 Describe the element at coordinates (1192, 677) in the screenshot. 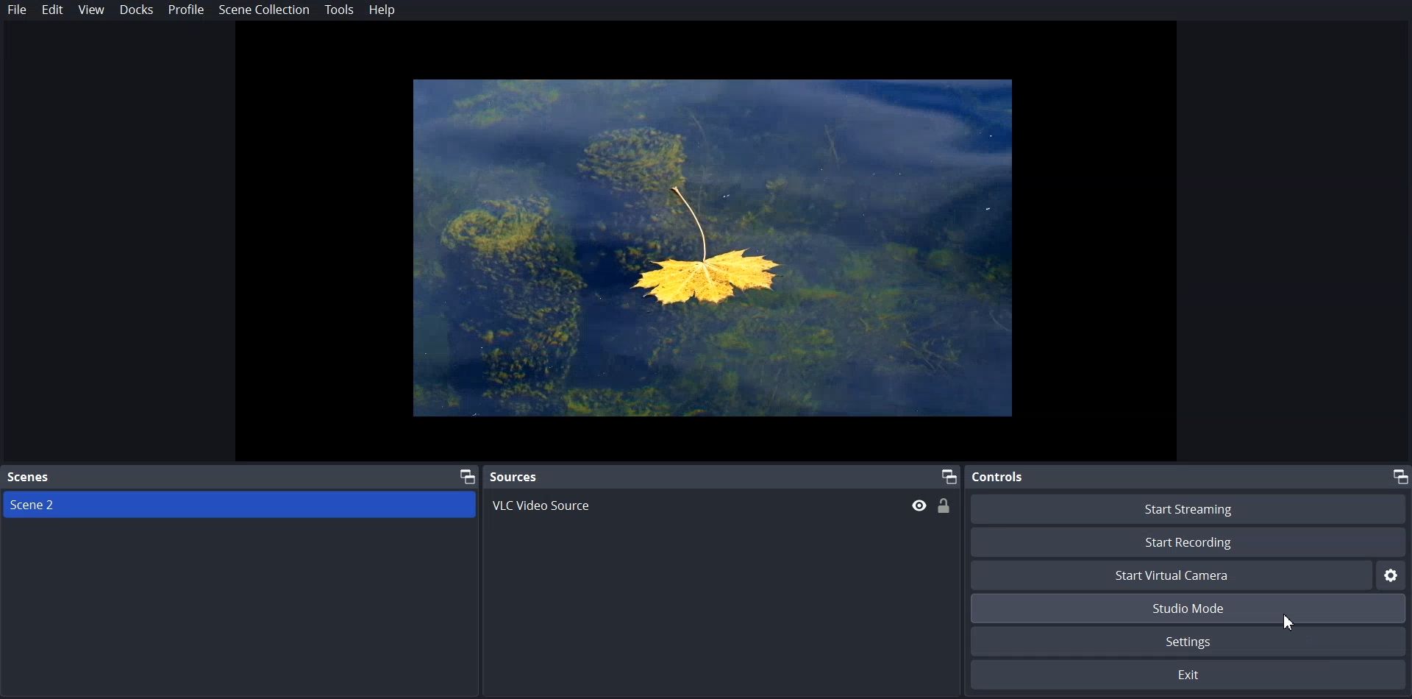

I see `Exit` at that location.